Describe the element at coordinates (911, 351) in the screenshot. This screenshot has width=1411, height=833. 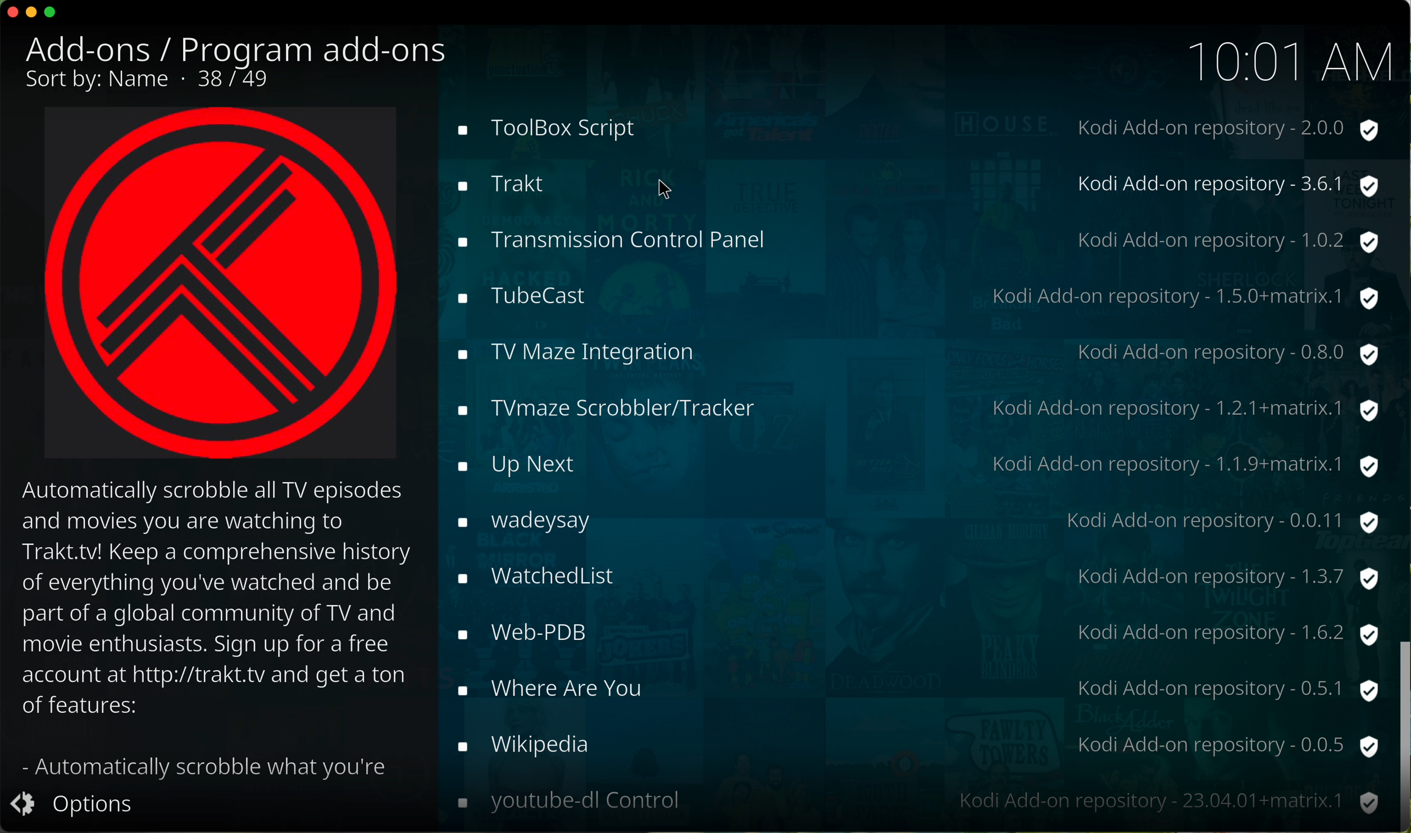
I see `tv maze integration` at that location.